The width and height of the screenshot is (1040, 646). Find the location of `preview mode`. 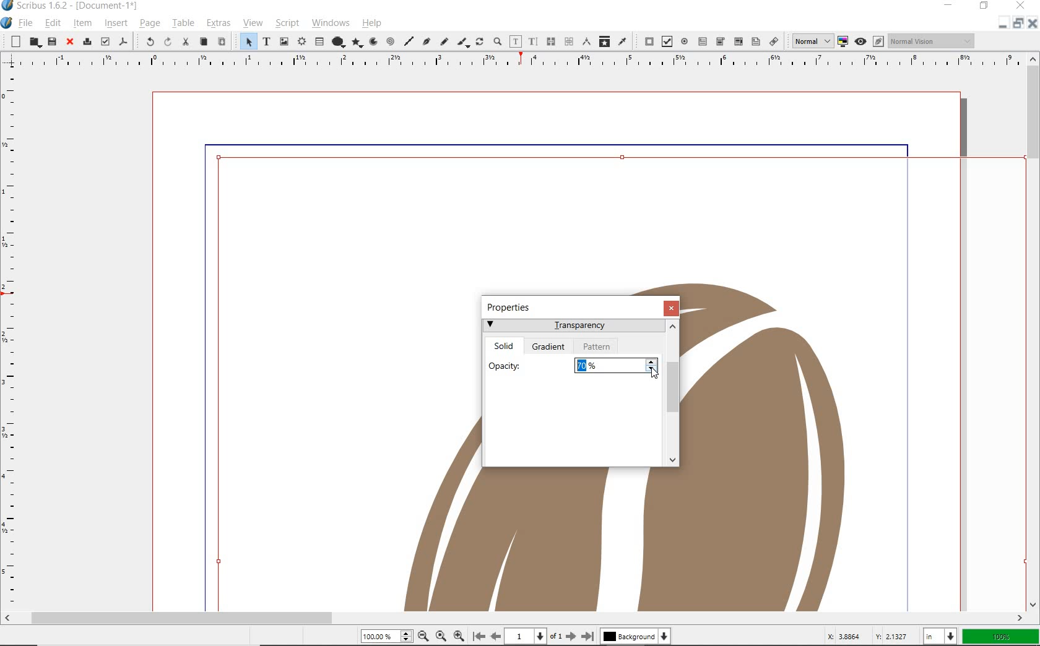

preview mode is located at coordinates (869, 41).